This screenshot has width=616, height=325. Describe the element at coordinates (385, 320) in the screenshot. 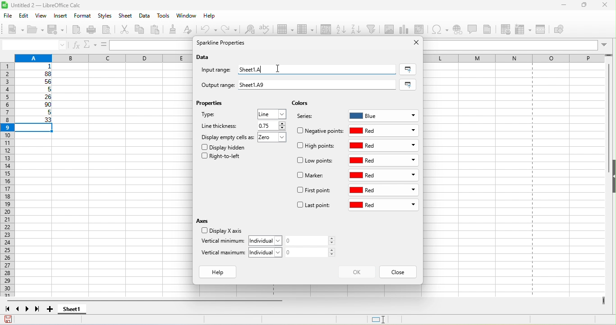

I see `standard selection` at that location.